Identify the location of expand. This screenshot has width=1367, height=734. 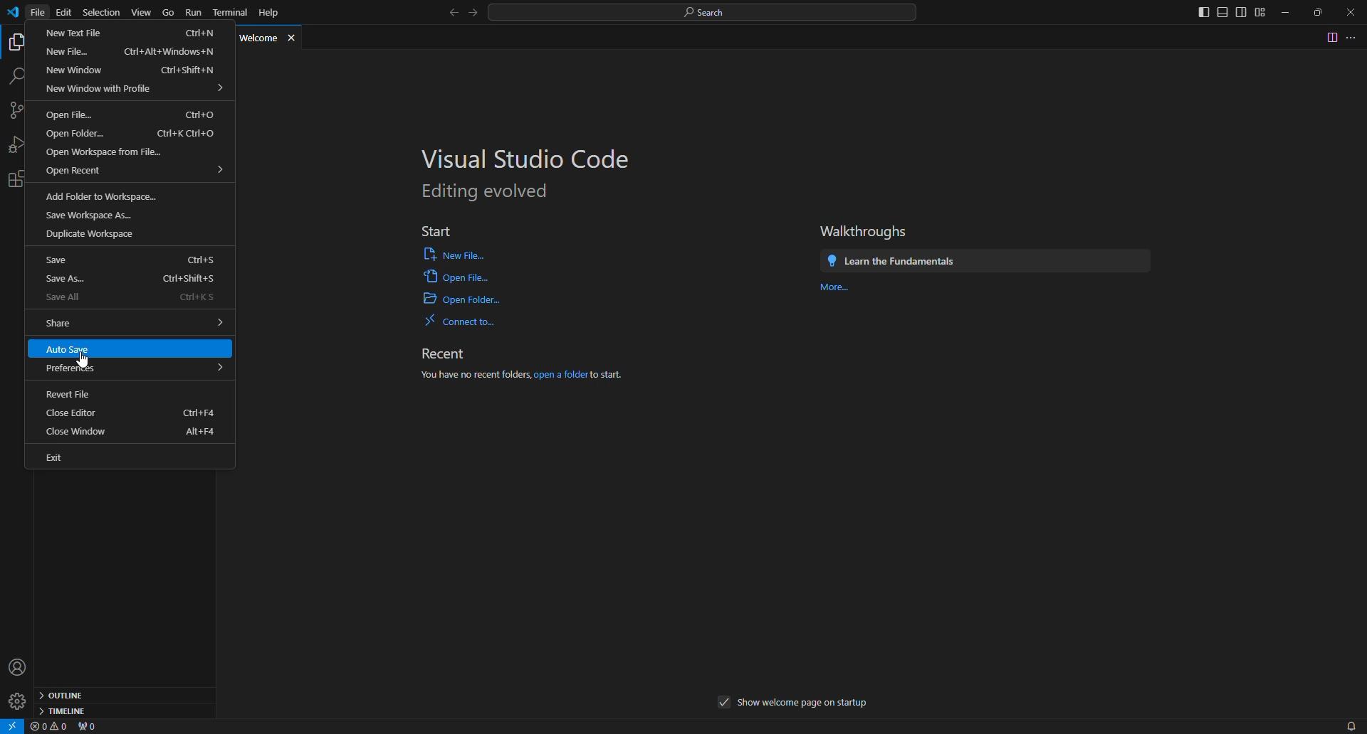
(220, 368).